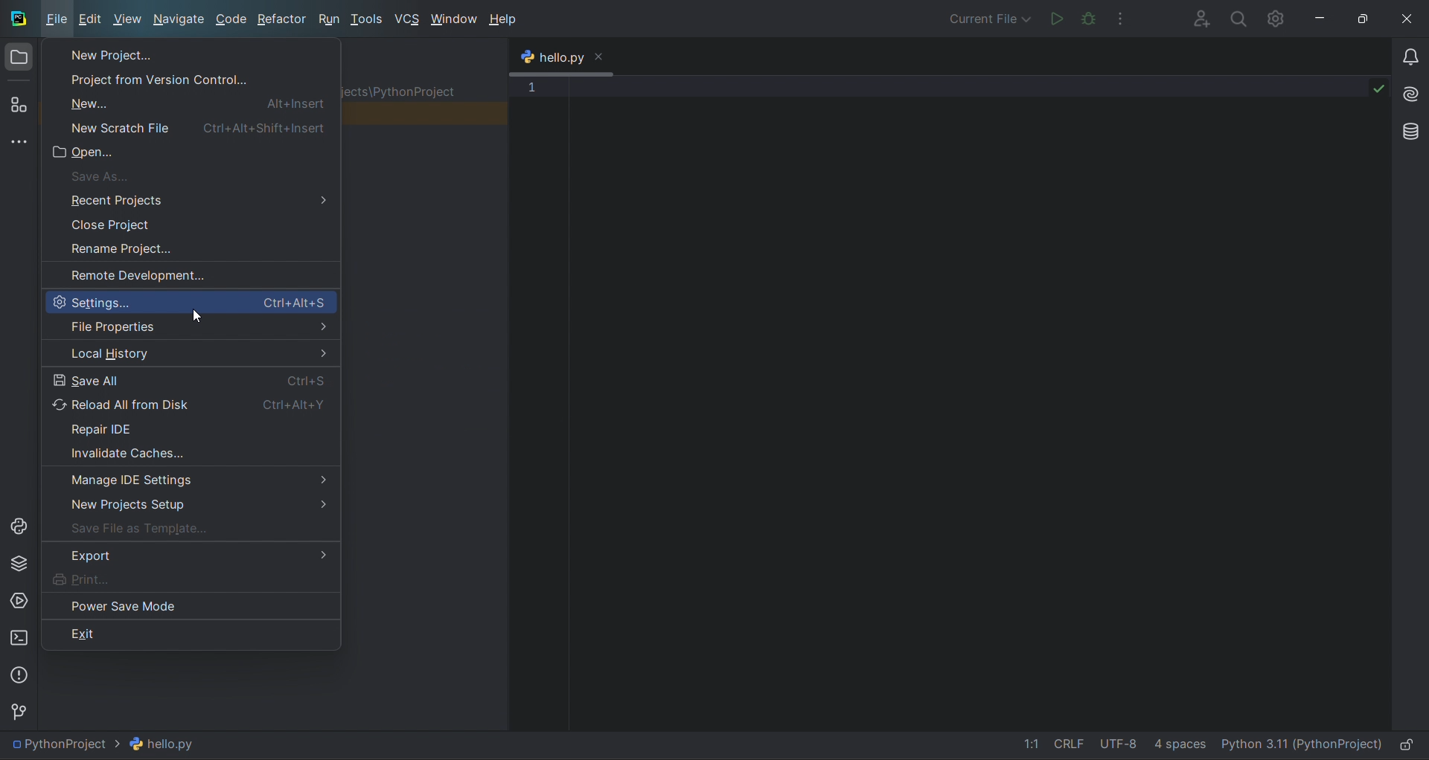 The width and height of the screenshot is (1429, 760). Describe the element at coordinates (191, 273) in the screenshot. I see `remote dev` at that location.